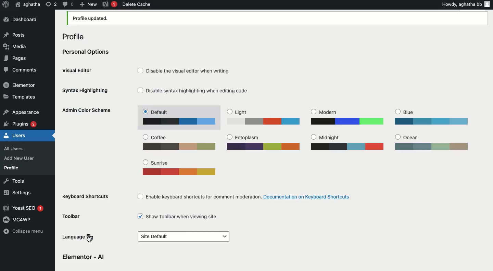 Image resolution: width=493 pixels, height=271 pixels. Describe the element at coordinates (18, 158) in the screenshot. I see `Add New User` at that location.